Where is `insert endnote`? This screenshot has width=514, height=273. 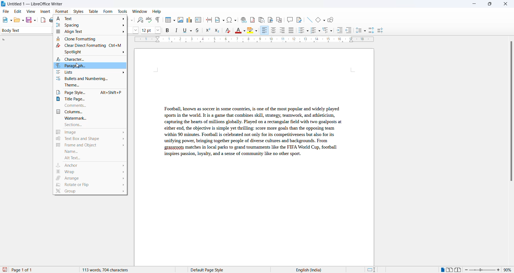 insert endnote is located at coordinates (260, 19).